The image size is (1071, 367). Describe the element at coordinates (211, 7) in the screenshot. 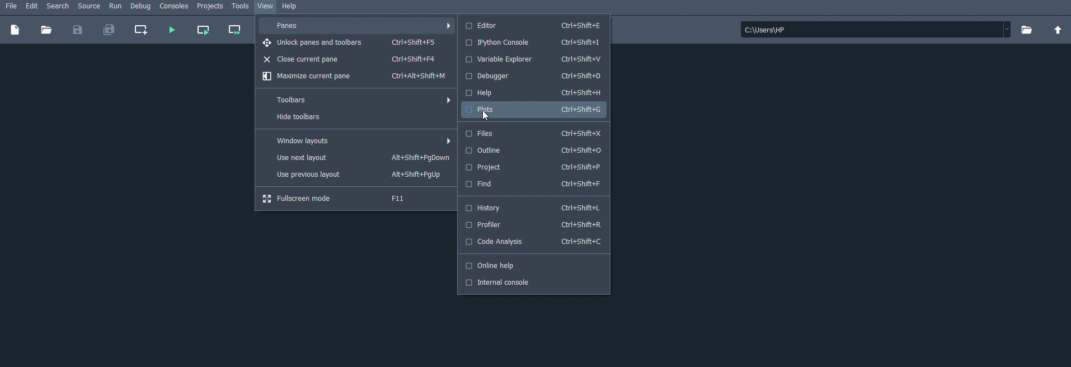

I see `Projects` at that location.